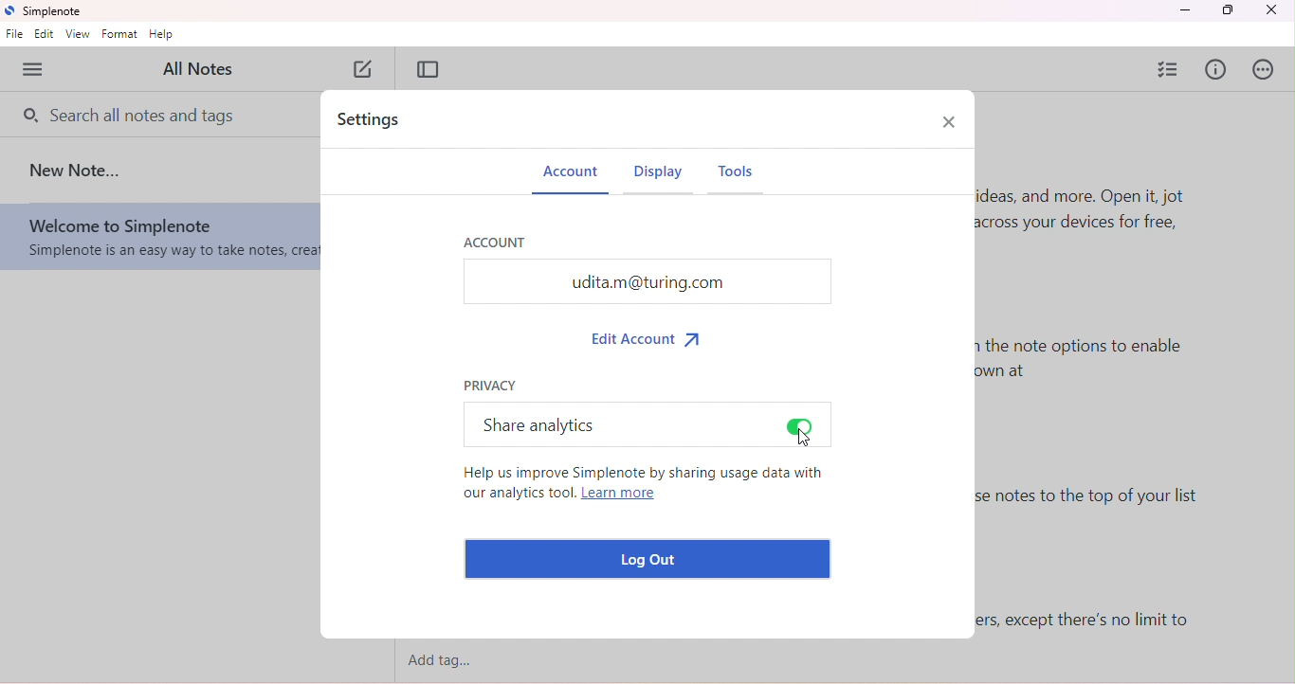 The image size is (1295, 684). I want to click on info, so click(1217, 71).